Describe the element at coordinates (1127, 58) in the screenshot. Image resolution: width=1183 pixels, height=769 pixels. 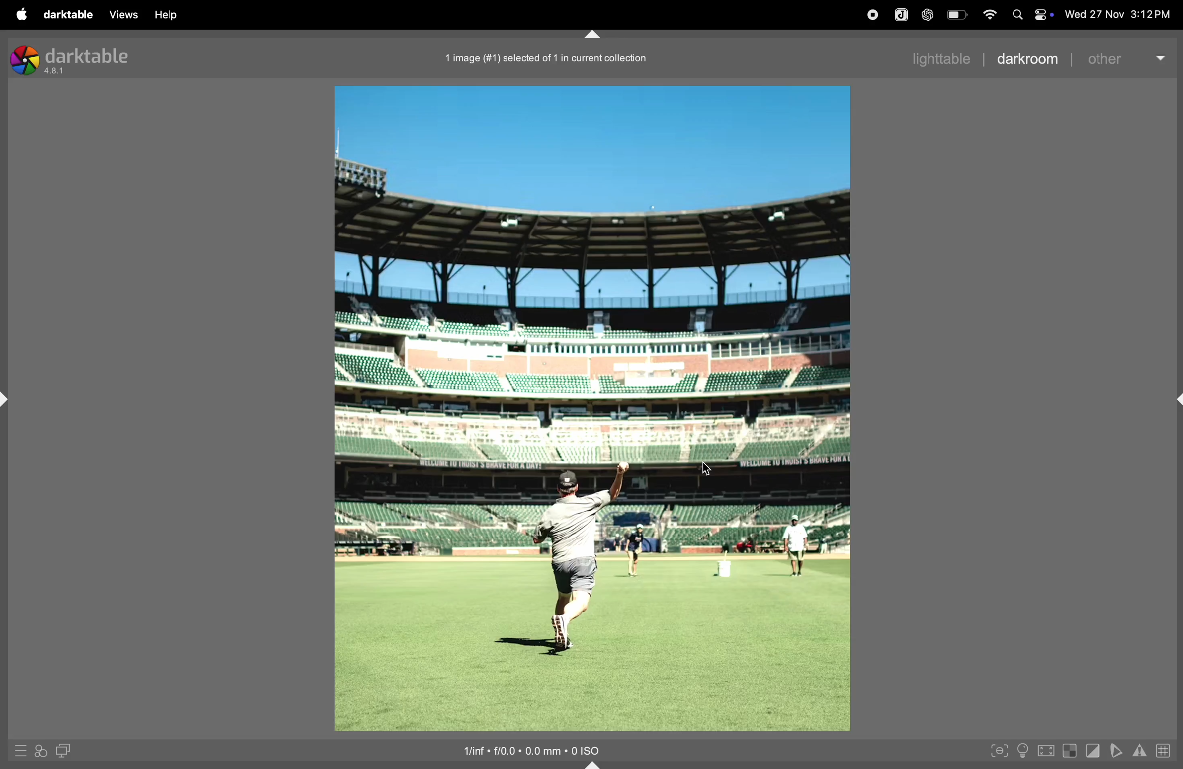
I see `other` at that location.